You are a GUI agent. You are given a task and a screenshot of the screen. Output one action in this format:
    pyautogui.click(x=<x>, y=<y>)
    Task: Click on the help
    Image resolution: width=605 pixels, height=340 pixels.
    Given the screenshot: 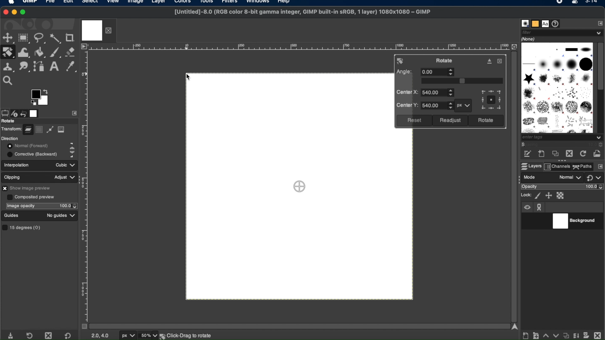 What is the action you would take?
    pyautogui.click(x=284, y=3)
    